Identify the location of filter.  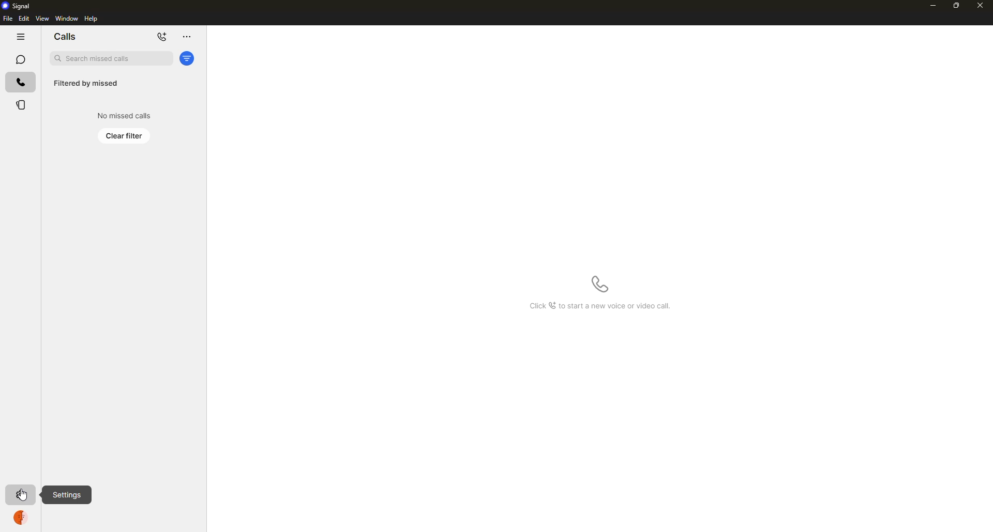
(187, 59).